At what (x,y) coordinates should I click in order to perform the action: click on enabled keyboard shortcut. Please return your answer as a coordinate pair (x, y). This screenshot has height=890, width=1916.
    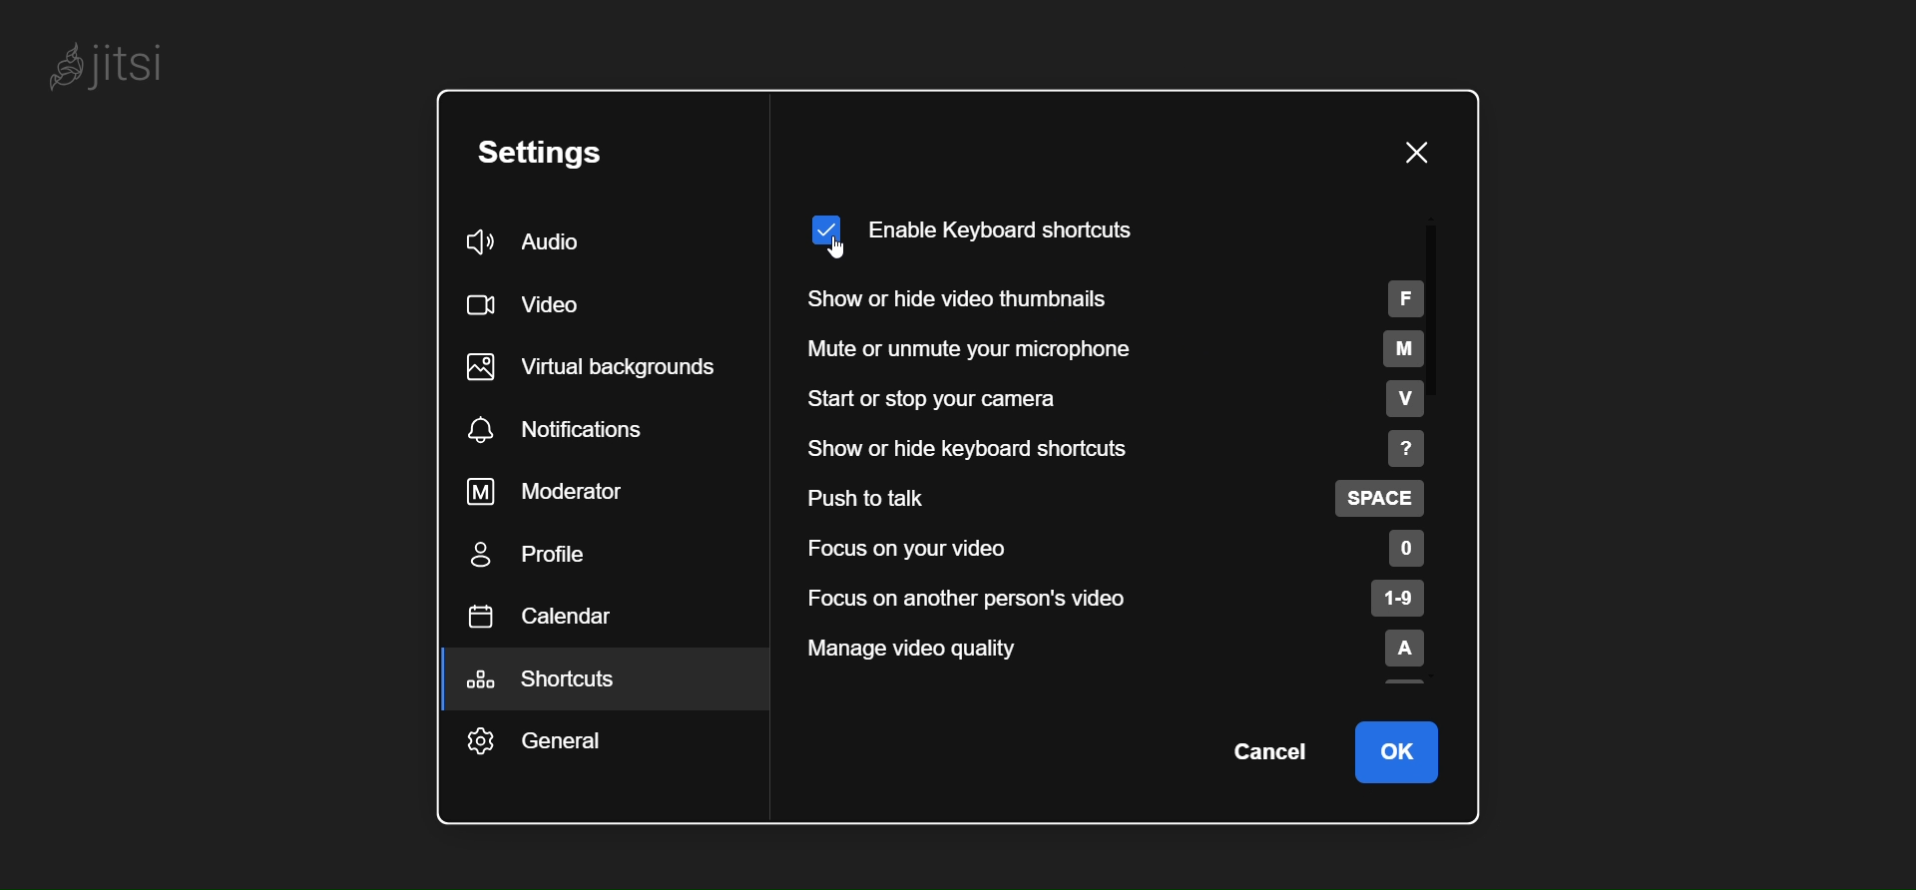
    Looking at the image, I should click on (1007, 224).